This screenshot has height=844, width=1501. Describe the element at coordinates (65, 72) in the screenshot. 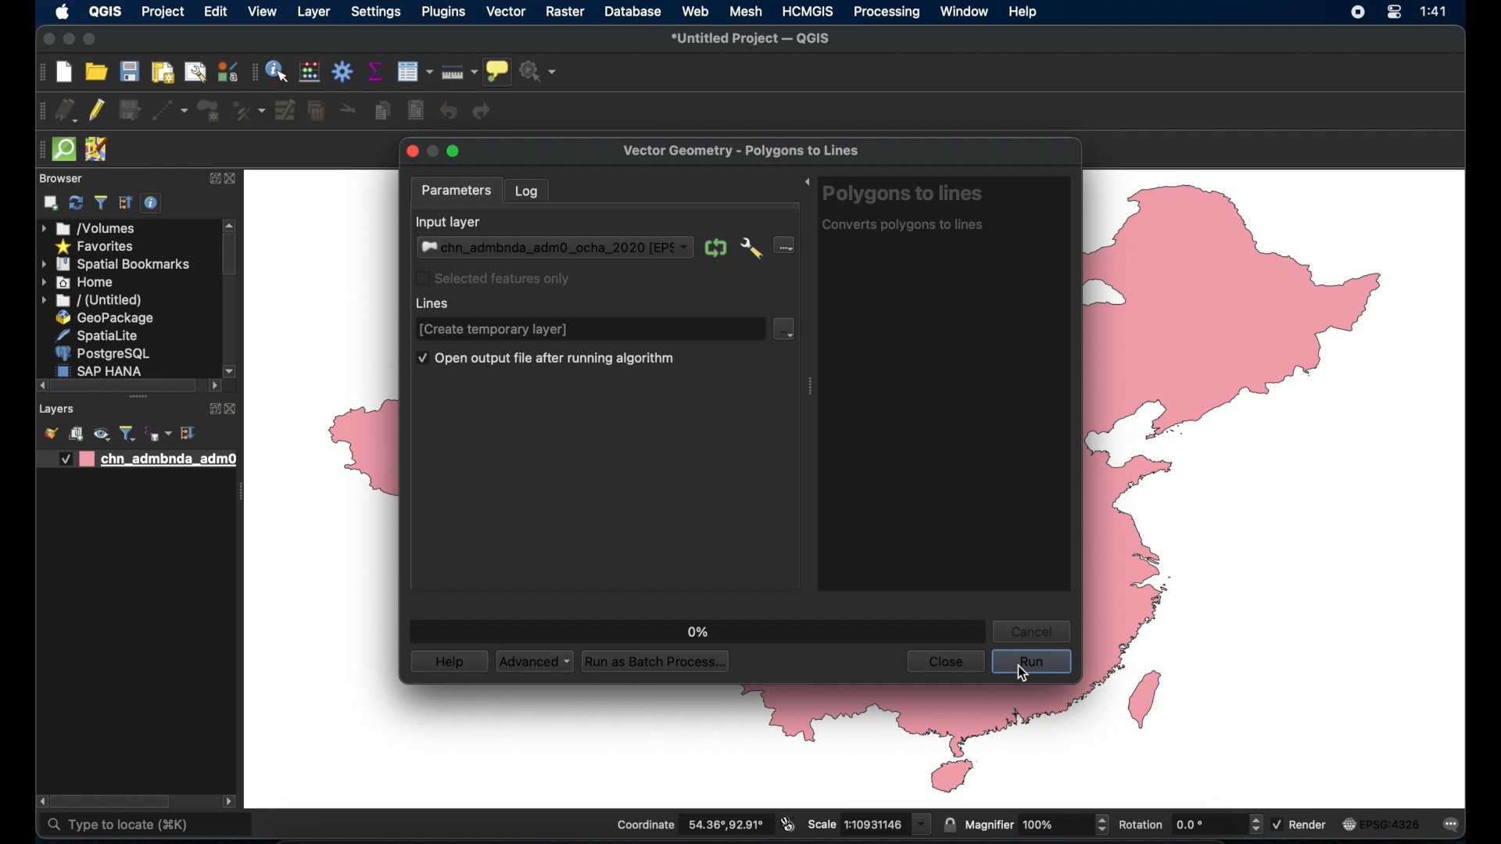

I see `new project` at that location.